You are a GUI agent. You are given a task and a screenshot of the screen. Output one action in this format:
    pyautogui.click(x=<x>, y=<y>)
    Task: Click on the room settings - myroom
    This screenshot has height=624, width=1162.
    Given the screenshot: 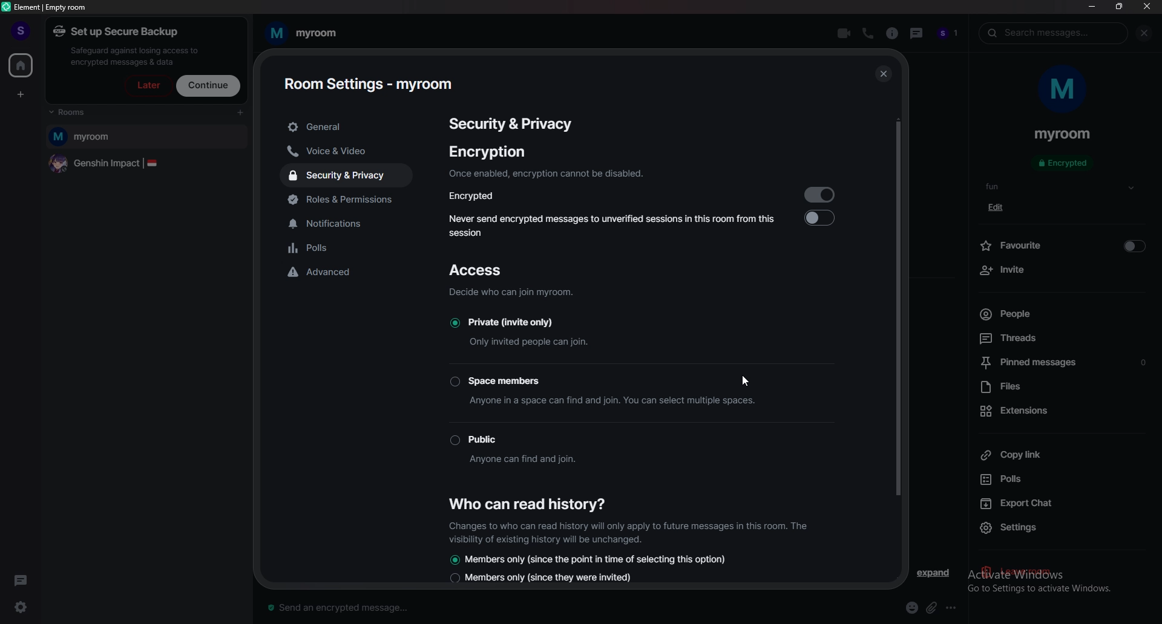 What is the action you would take?
    pyautogui.click(x=370, y=82)
    